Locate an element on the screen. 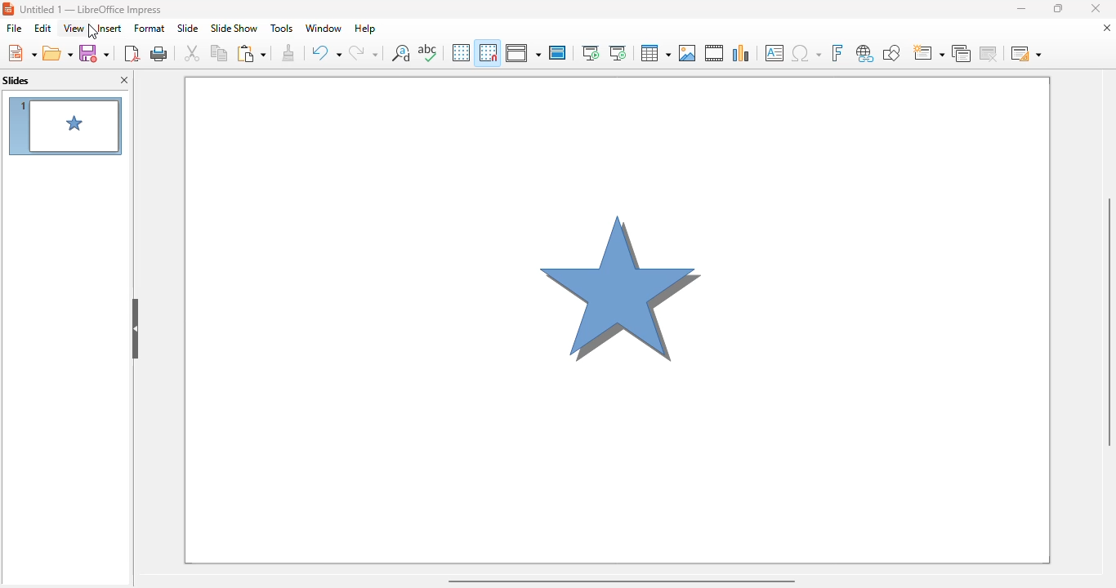  insert text box is located at coordinates (775, 53).